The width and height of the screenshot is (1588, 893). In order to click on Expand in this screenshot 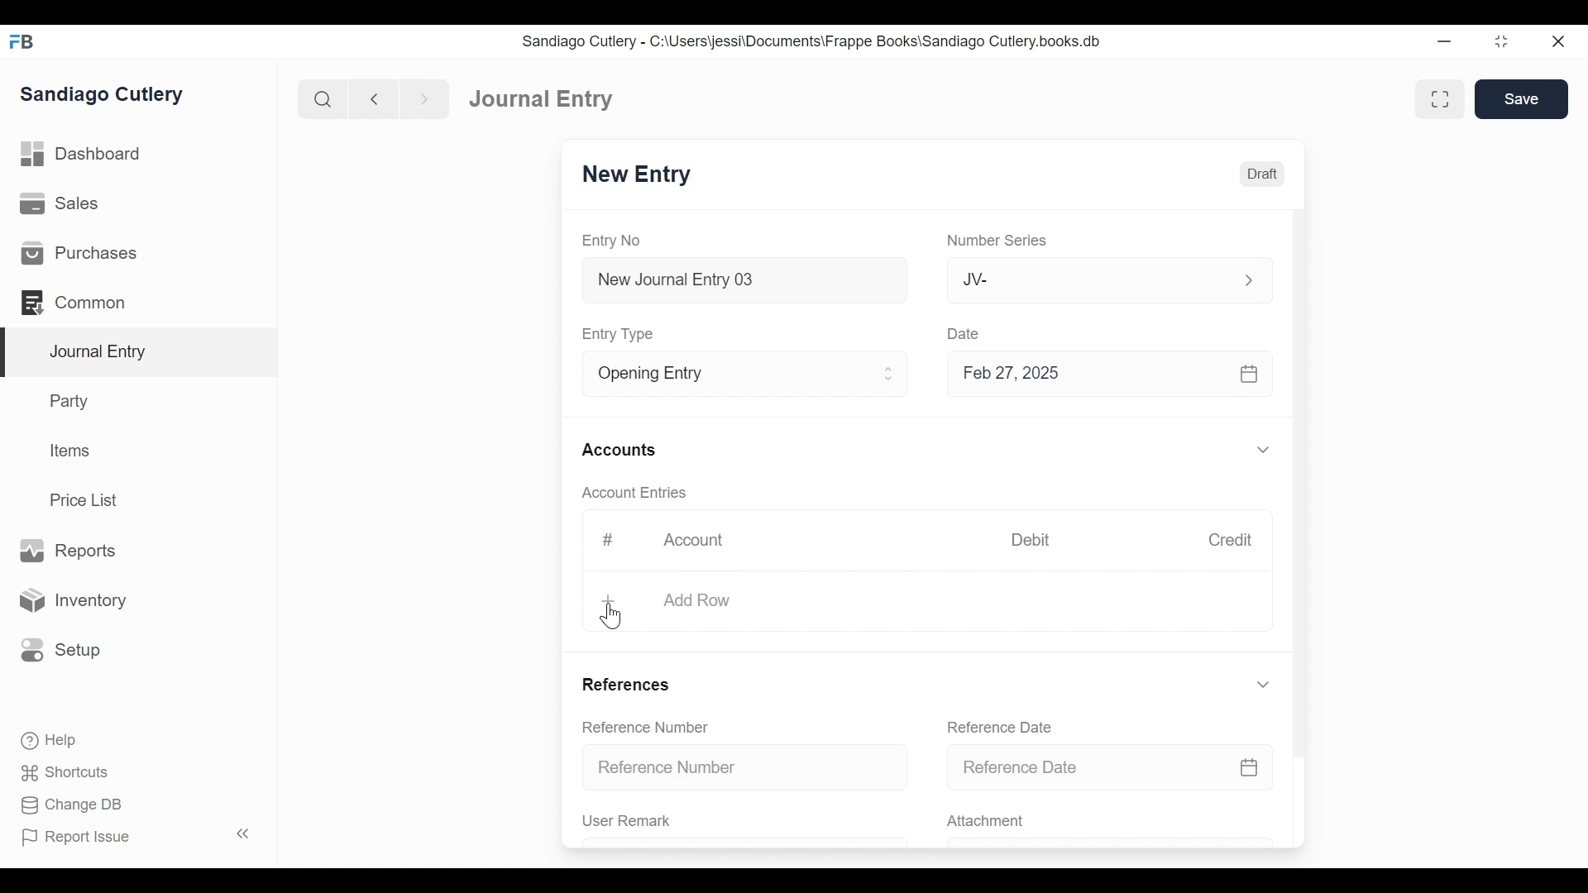, I will do `click(1265, 449)`.